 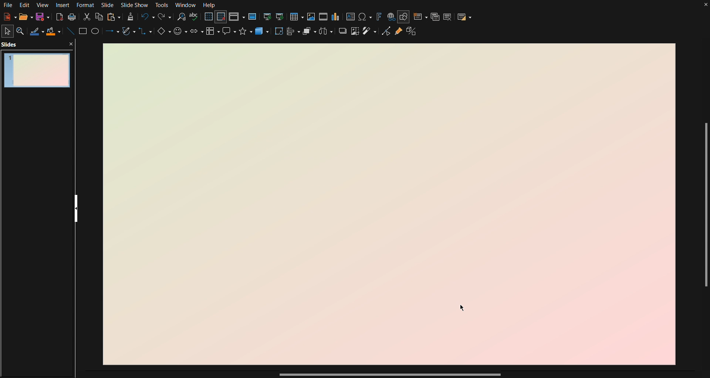 What do you see at coordinates (58, 17) in the screenshot?
I see `Export PDF` at bounding box center [58, 17].